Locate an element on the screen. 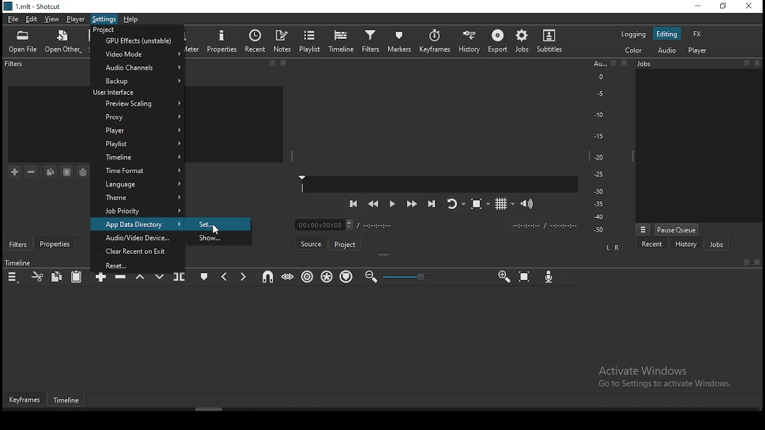  theme is located at coordinates (137, 198).